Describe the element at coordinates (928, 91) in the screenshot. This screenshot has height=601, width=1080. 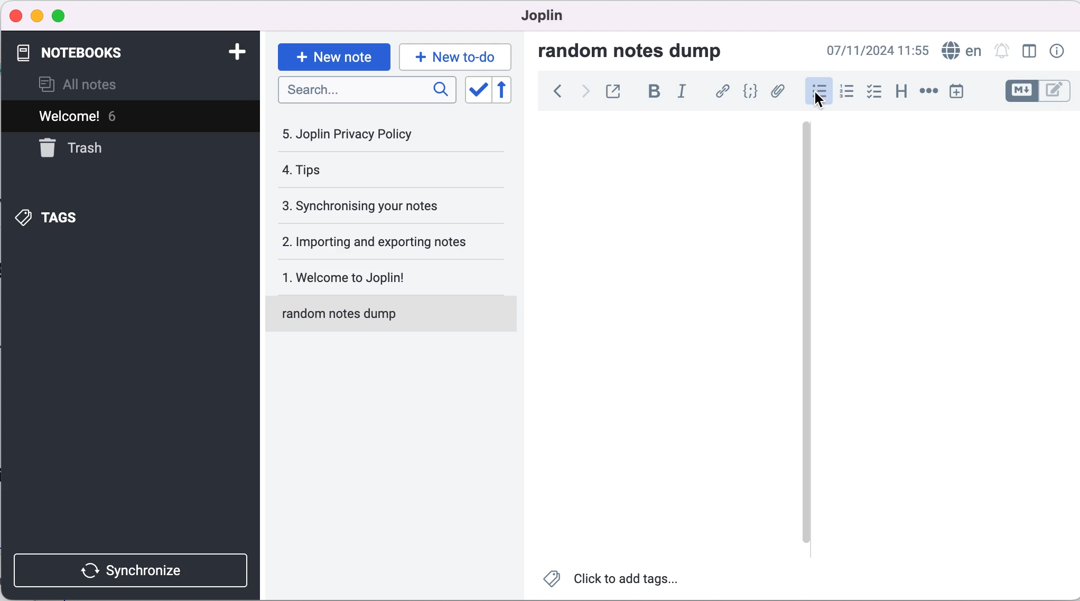
I see `horizontal rule` at that location.